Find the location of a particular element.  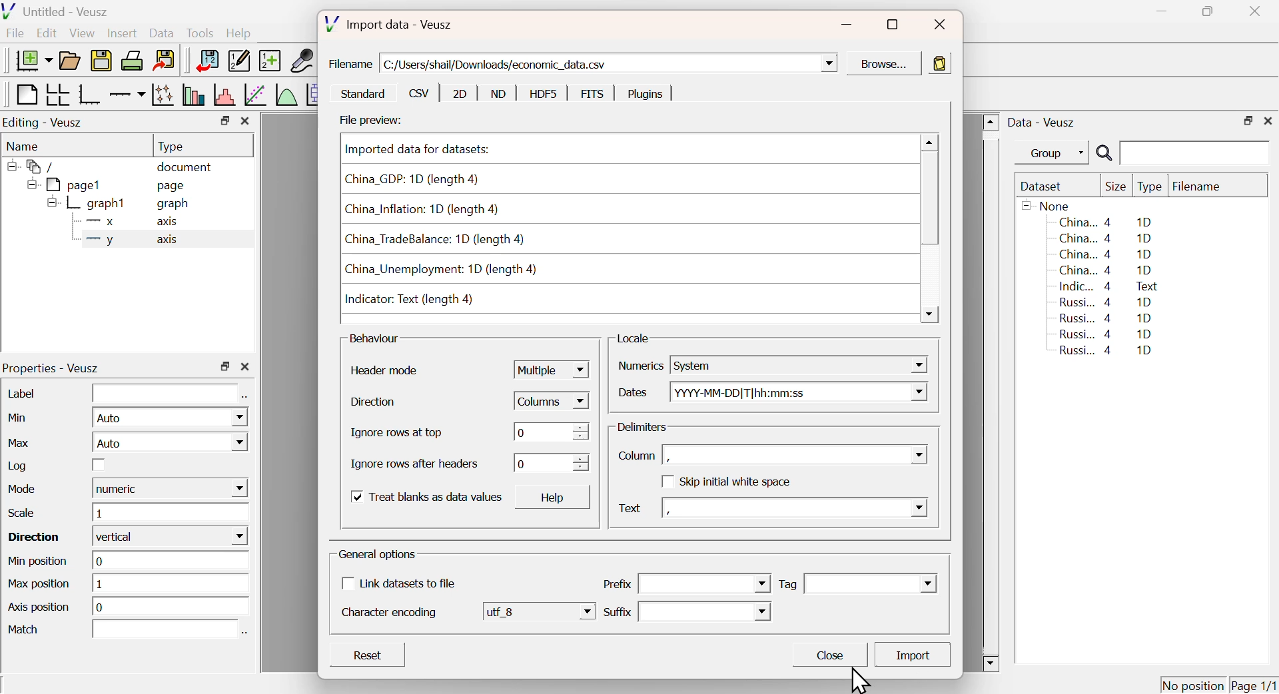

Plot Box Plots is located at coordinates (309, 94).